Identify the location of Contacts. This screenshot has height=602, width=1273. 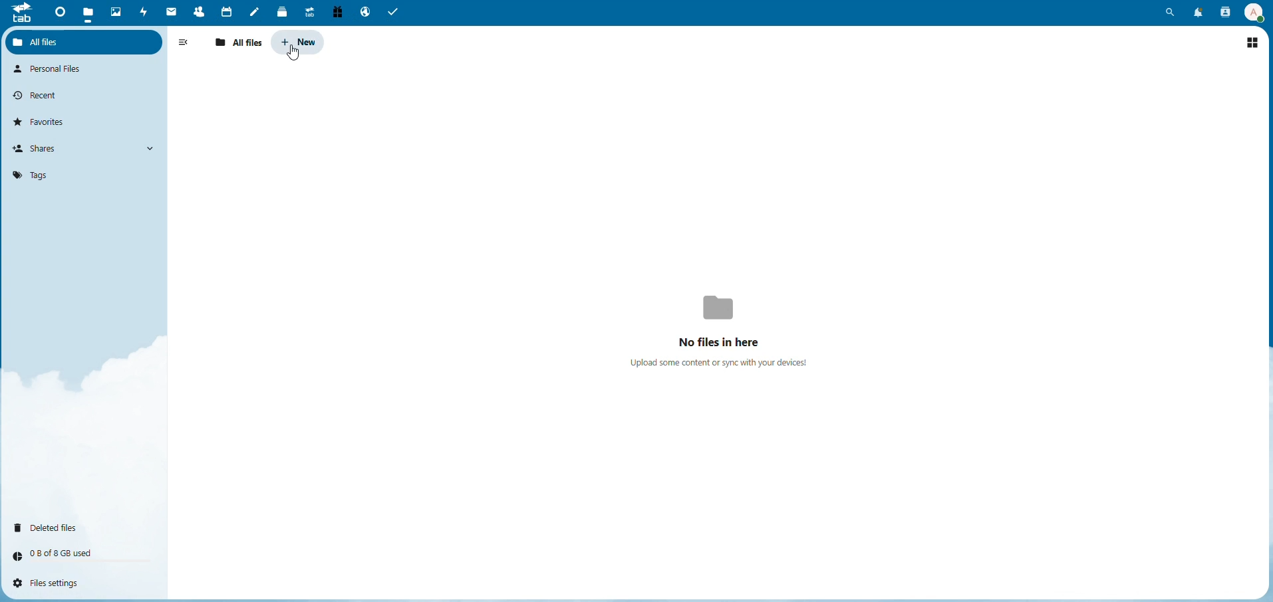
(198, 11).